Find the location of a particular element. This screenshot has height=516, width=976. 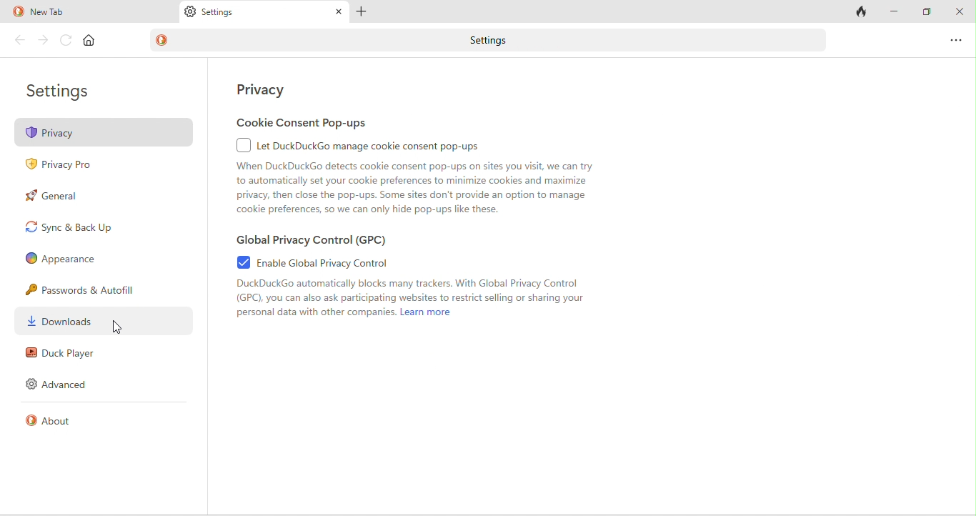

advanced is located at coordinates (59, 384).